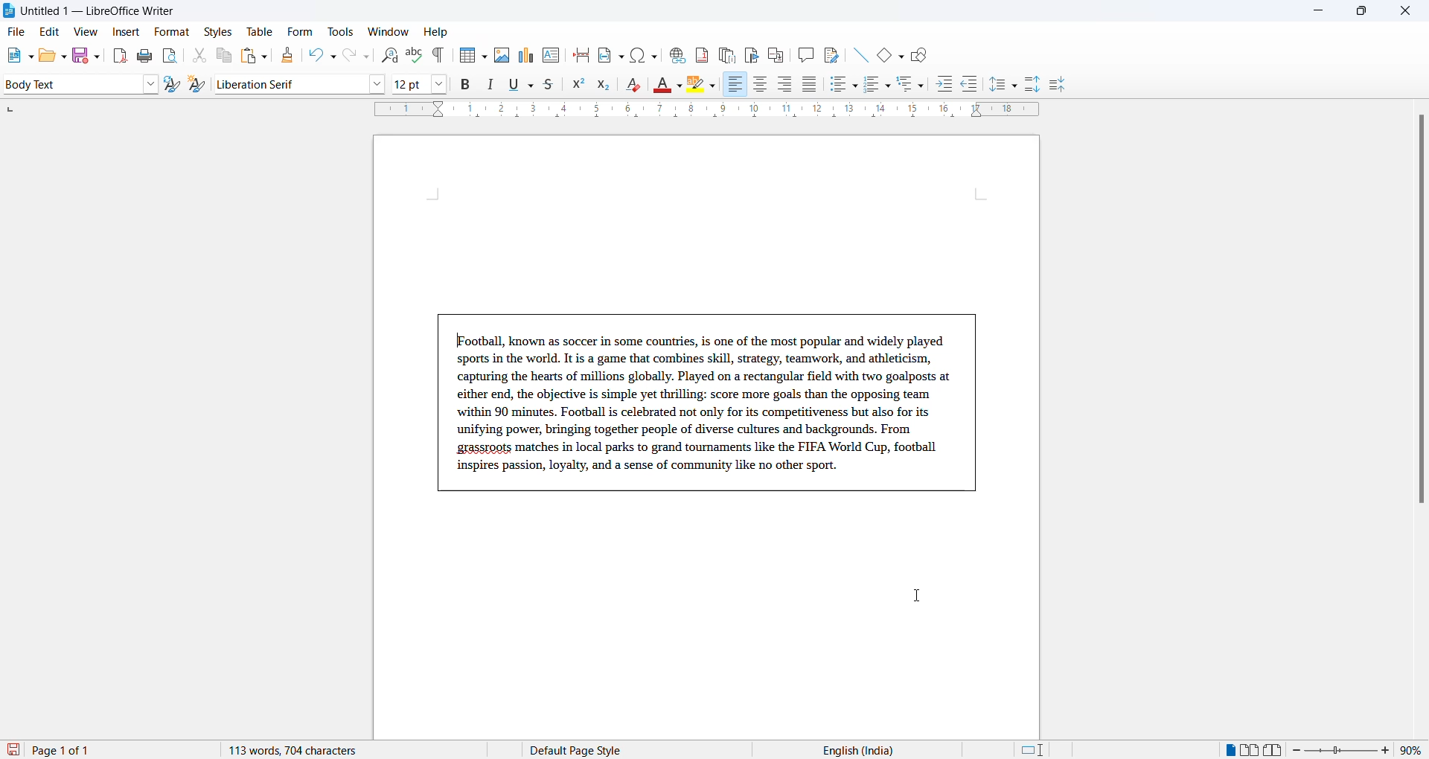 The width and height of the screenshot is (1429, 759). What do you see at coordinates (878, 85) in the screenshot?
I see `toggle ordered list` at bounding box center [878, 85].